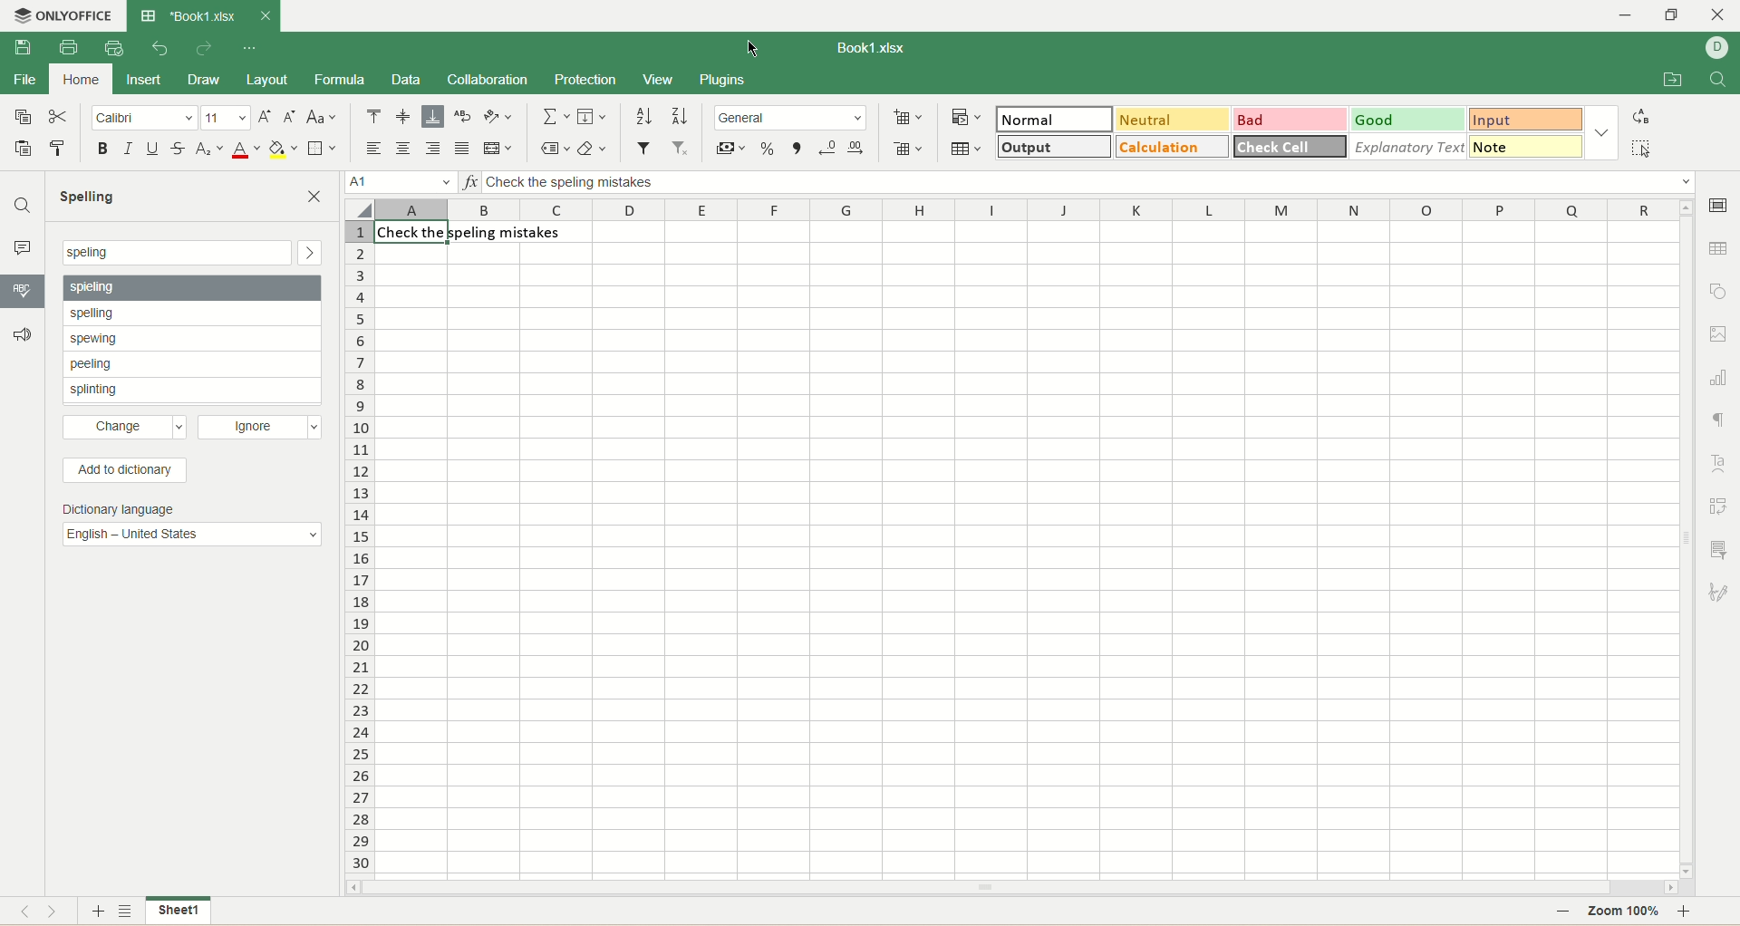 The image size is (1740, 926). Describe the element at coordinates (1088, 182) in the screenshot. I see `input line` at that location.